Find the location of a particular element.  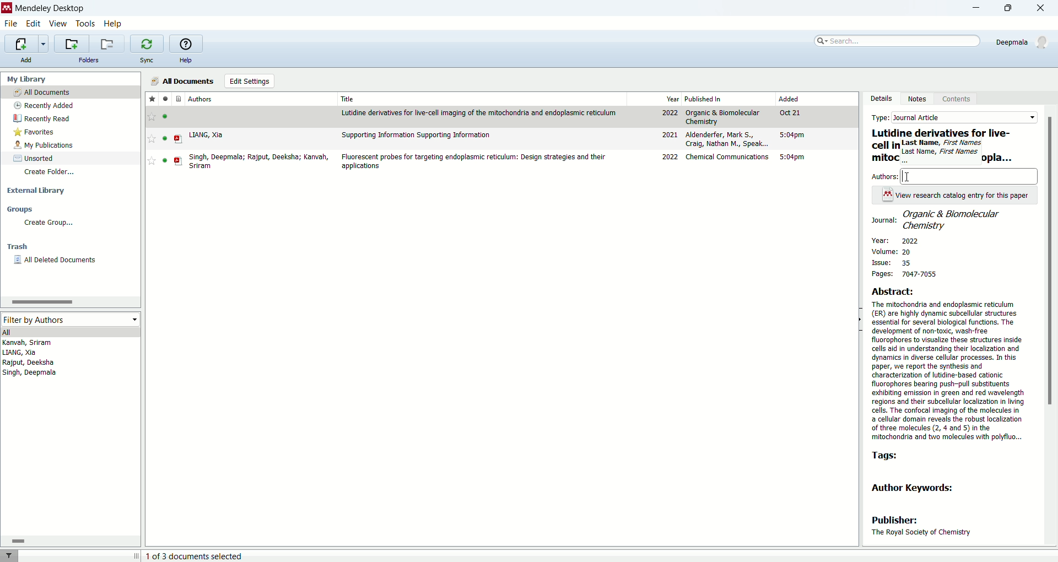

folders is located at coordinates (91, 60).